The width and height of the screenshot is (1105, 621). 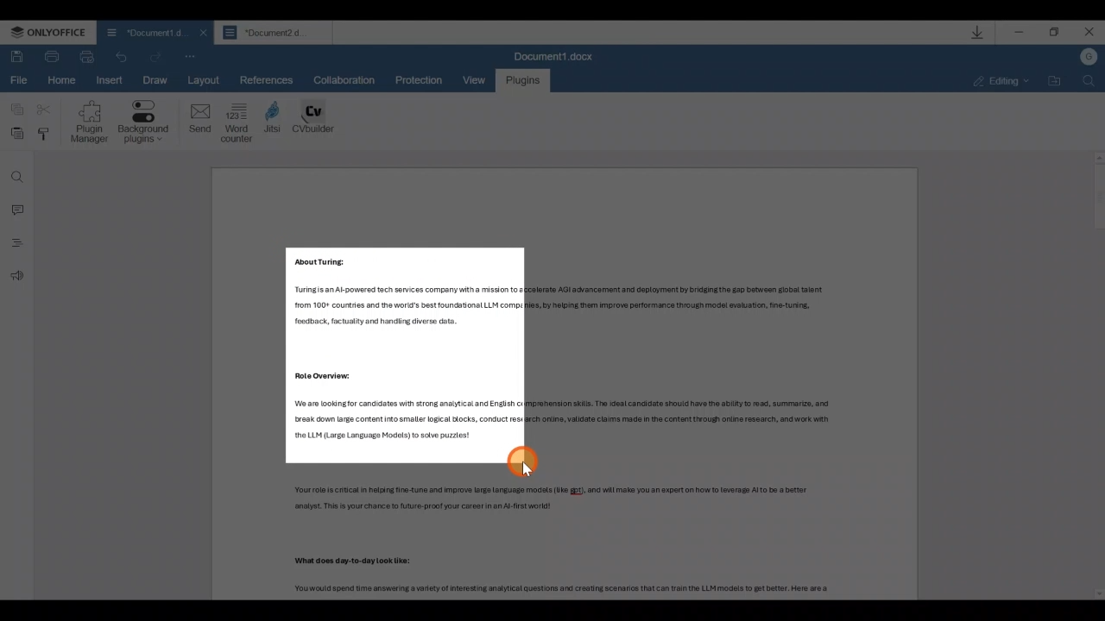 I want to click on Redo, so click(x=123, y=55).